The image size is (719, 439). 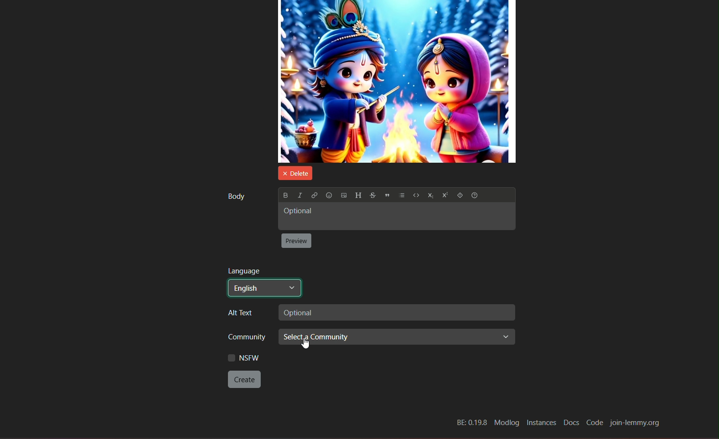 I want to click on italic, so click(x=299, y=194).